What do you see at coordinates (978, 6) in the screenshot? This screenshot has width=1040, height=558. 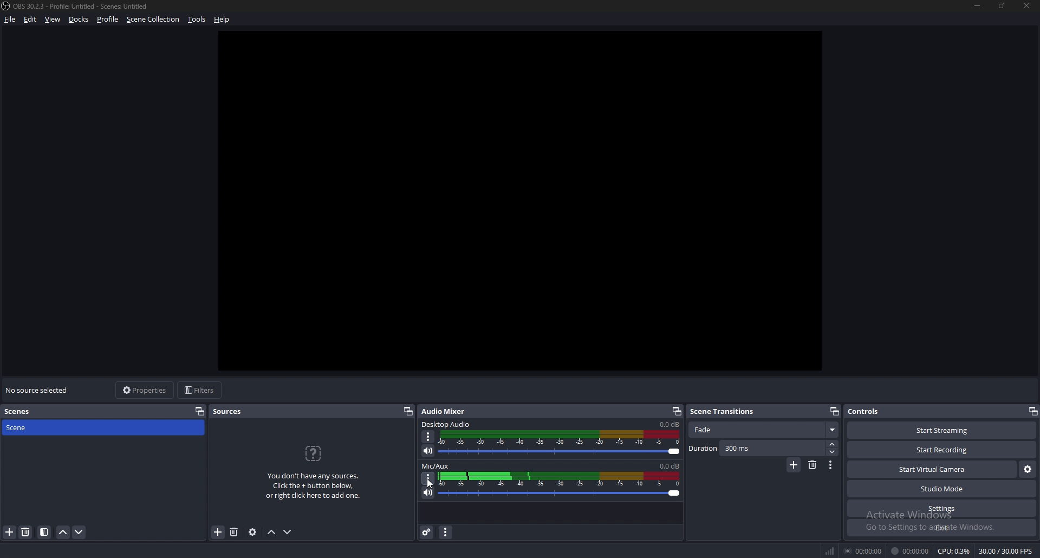 I see `minimize` at bounding box center [978, 6].